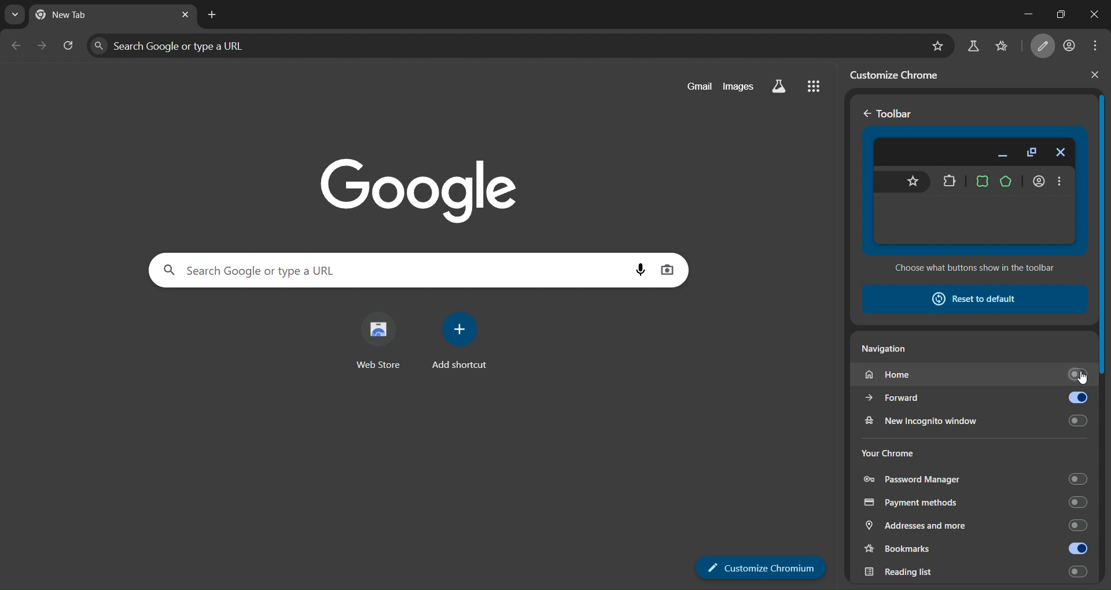 The width and height of the screenshot is (1111, 590). What do you see at coordinates (353, 270) in the screenshot?
I see `search panel` at bounding box center [353, 270].